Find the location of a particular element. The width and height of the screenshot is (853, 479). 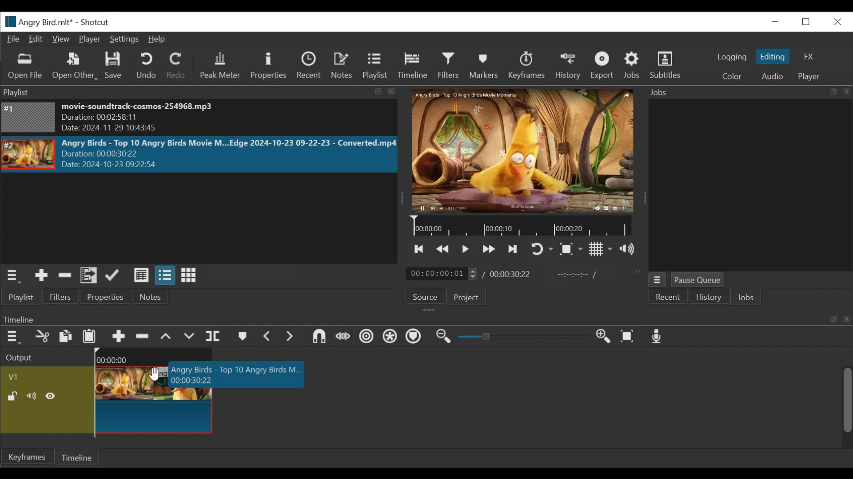

Lift is located at coordinates (167, 337).